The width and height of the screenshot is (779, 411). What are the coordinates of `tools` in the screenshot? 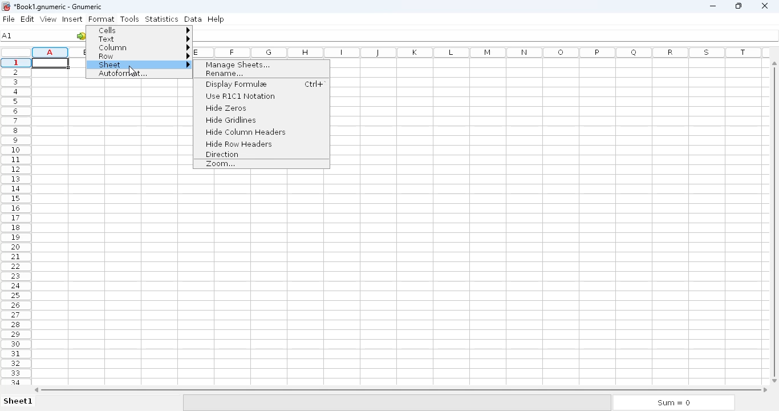 It's located at (130, 19).